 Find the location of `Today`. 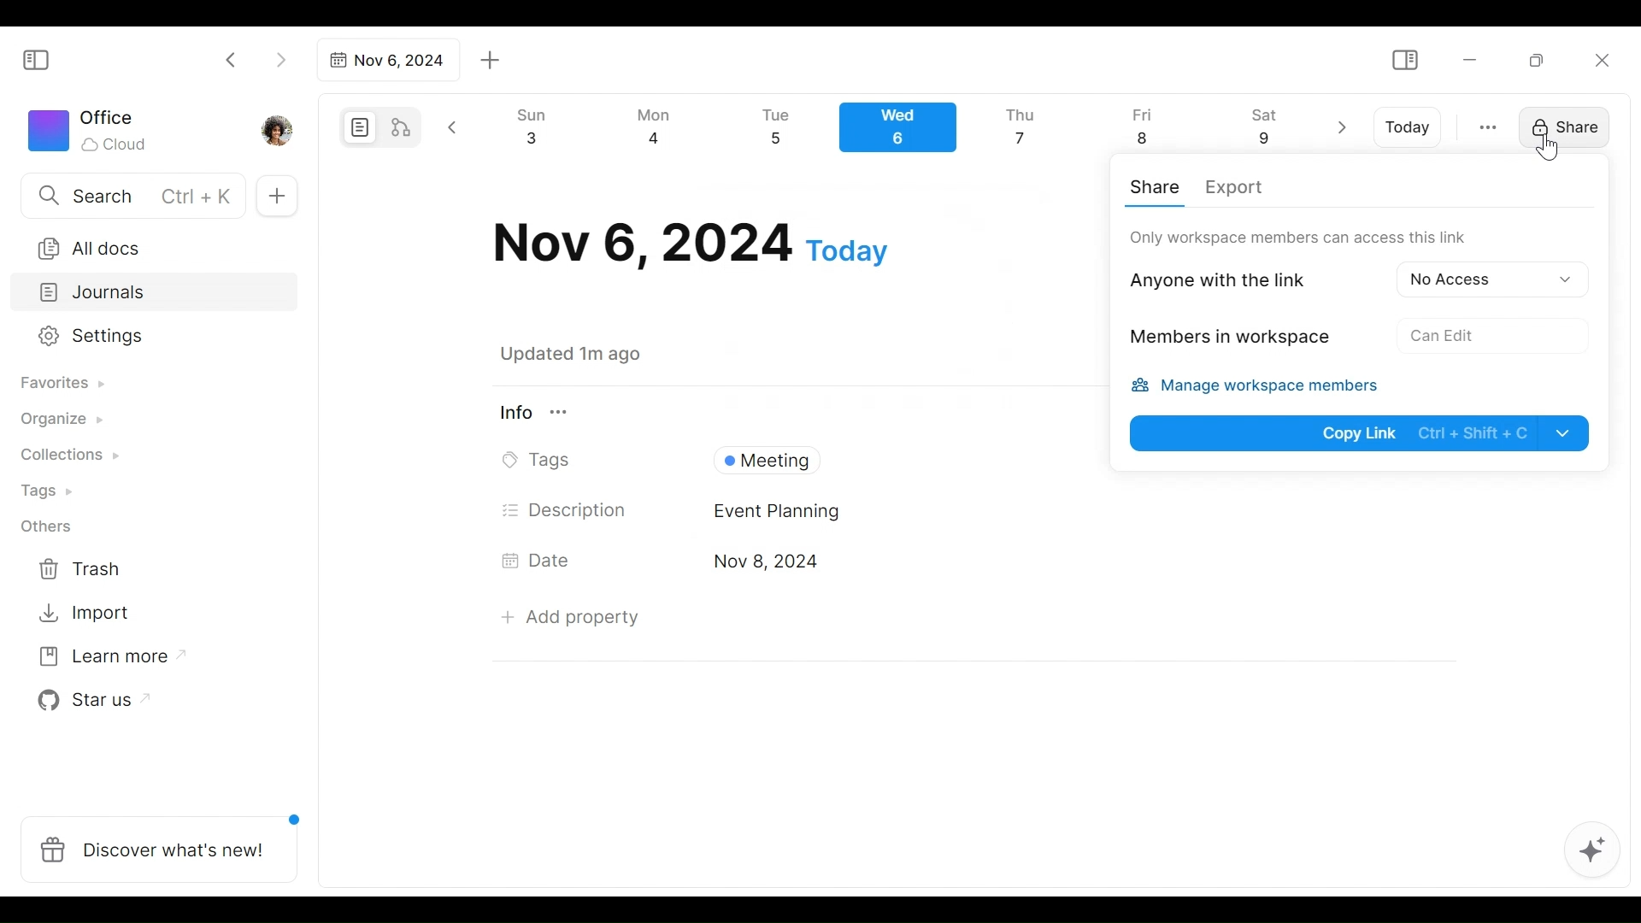

Today is located at coordinates (1409, 127).